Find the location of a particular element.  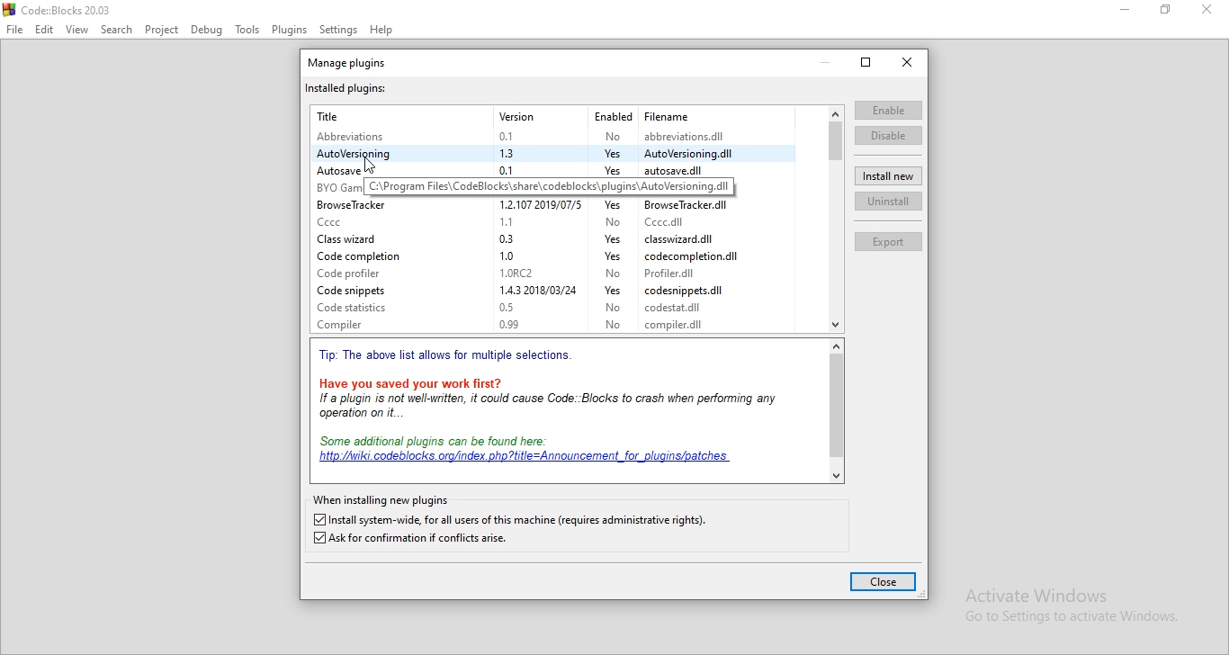

install system wide, for all users of the machine is located at coordinates (513, 519).